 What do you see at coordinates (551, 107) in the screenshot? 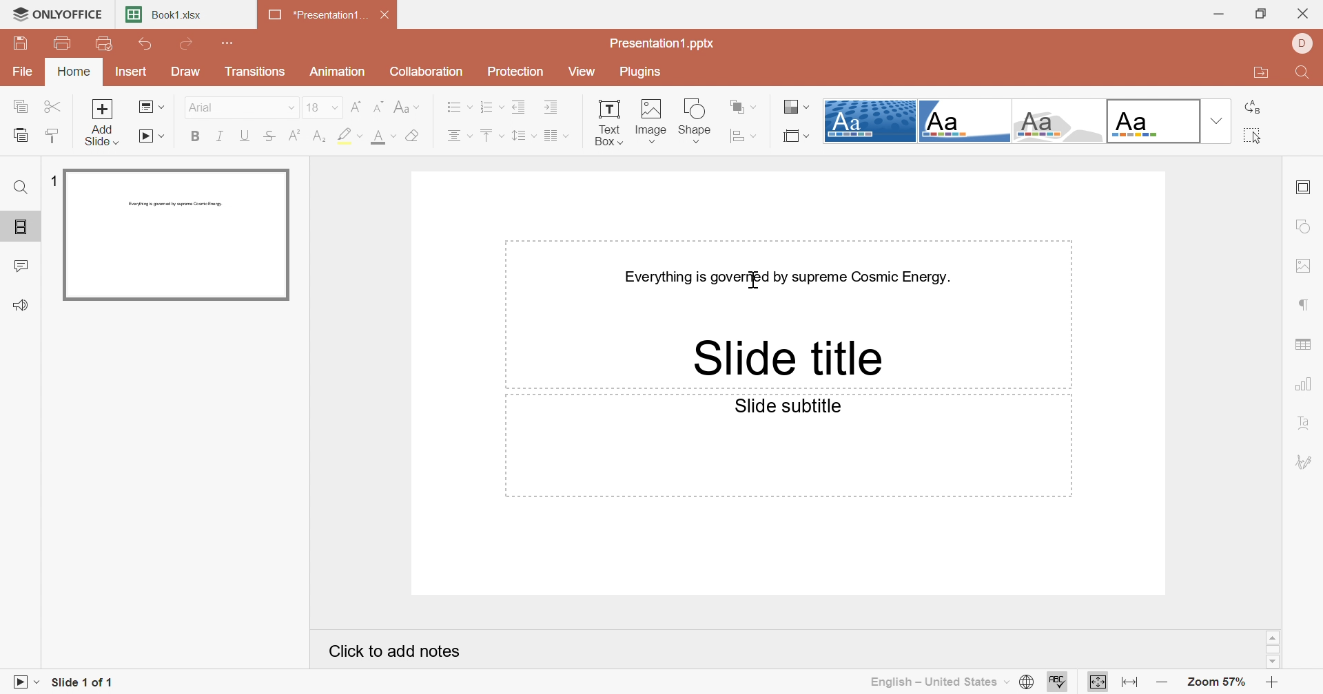
I see `Increase Indent` at bounding box center [551, 107].